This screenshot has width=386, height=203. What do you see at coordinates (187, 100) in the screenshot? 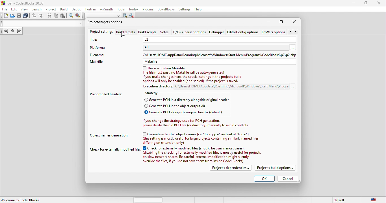
I see `generate pch in a directory alongside original headers` at bounding box center [187, 100].